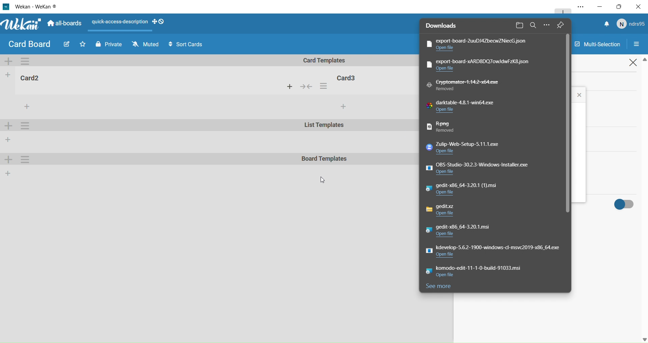 The height and width of the screenshot is (343, 648). I want to click on desktop drag handles, so click(159, 22).